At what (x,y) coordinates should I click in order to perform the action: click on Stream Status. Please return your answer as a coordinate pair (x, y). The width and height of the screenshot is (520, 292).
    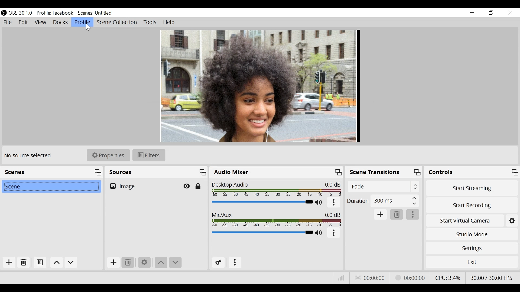
    Looking at the image, I should click on (411, 277).